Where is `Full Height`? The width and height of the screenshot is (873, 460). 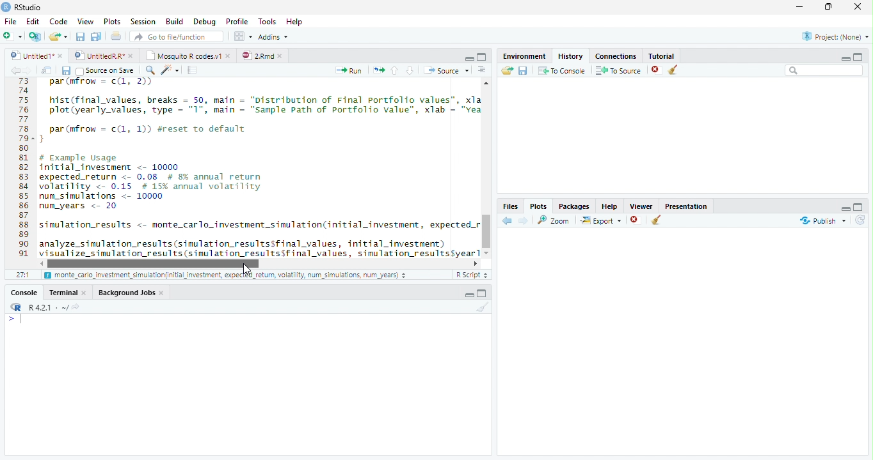 Full Height is located at coordinates (483, 56).